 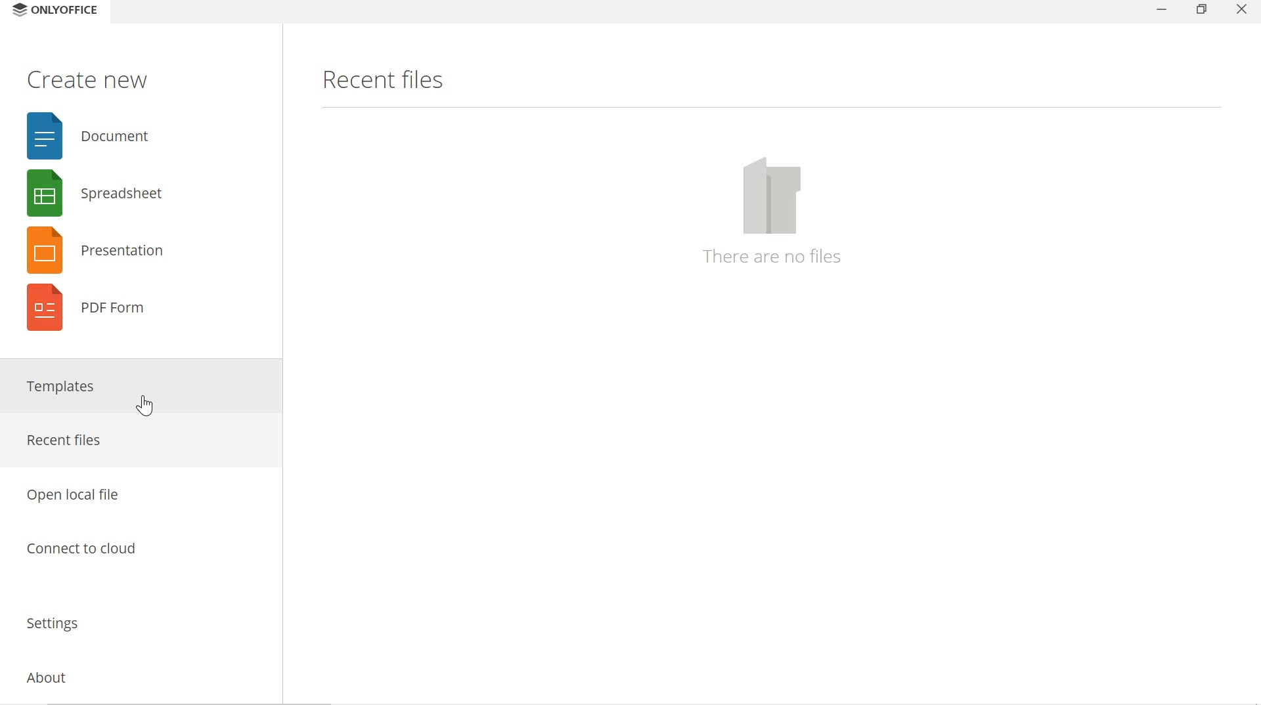 What do you see at coordinates (92, 251) in the screenshot?
I see `PRESENTATION` at bounding box center [92, 251].